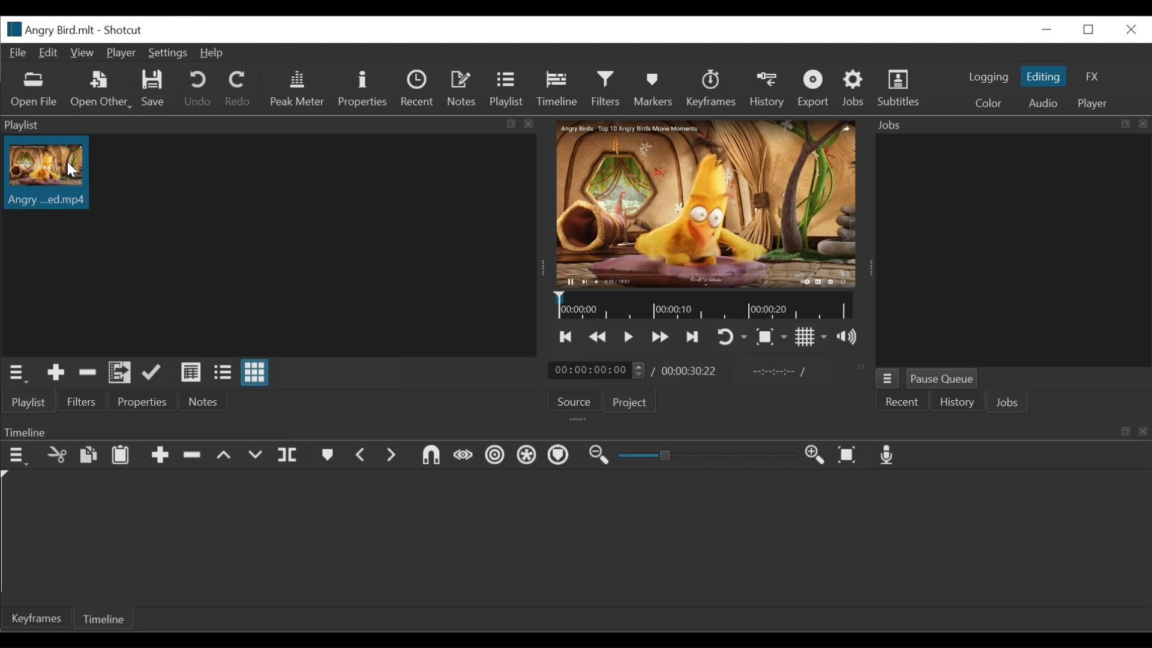  Describe the element at coordinates (627, 401) in the screenshot. I see `Project` at that location.